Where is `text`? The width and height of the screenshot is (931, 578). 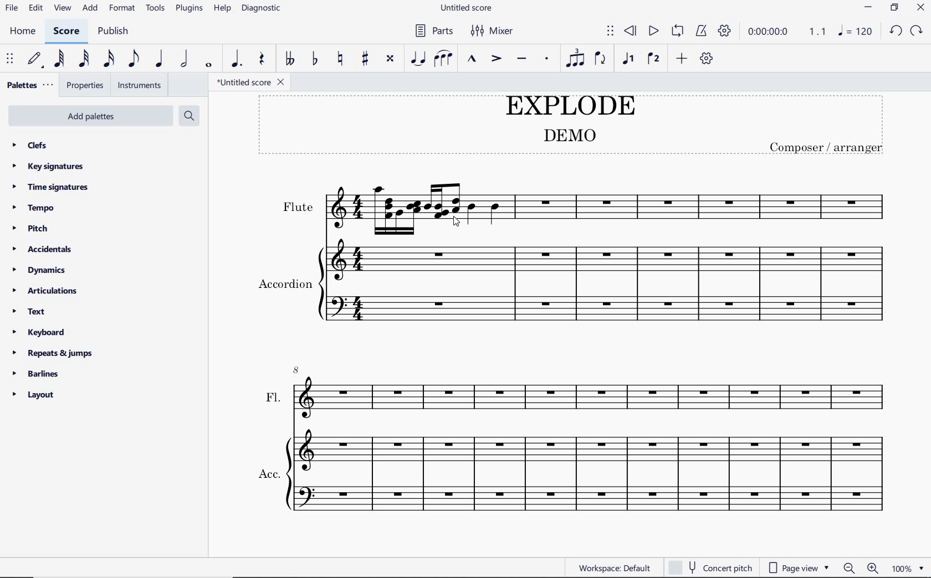 text is located at coordinates (30, 312).